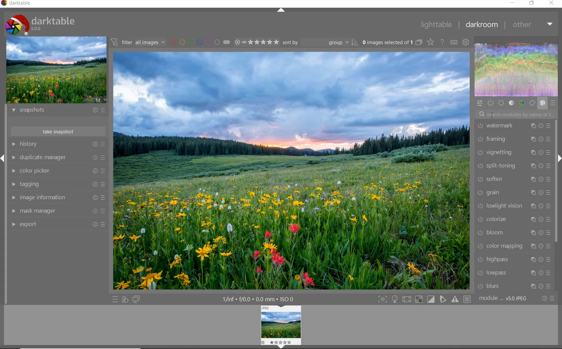 The image size is (562, 349). What do you see at coordinates (137, 299) in the screenshot?
I see `display a second darkroom image below` at bounding box center [137, 299].